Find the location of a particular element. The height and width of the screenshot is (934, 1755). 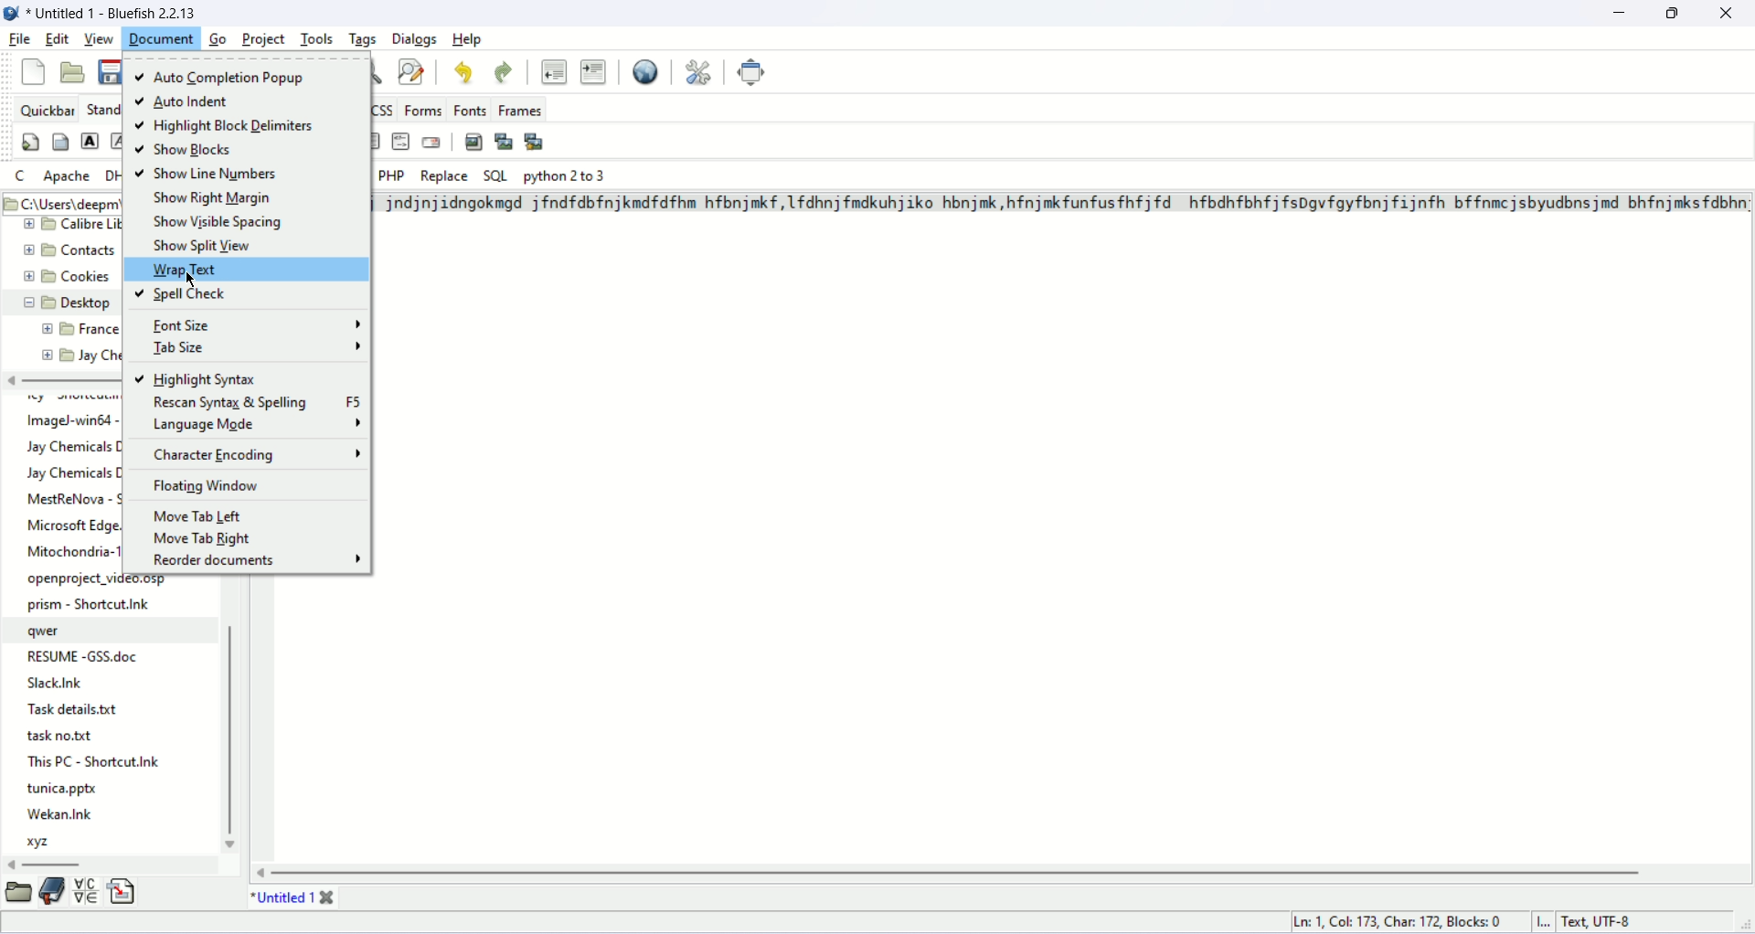

pyhton 2 to 3 is located at coordinates (567, 176).